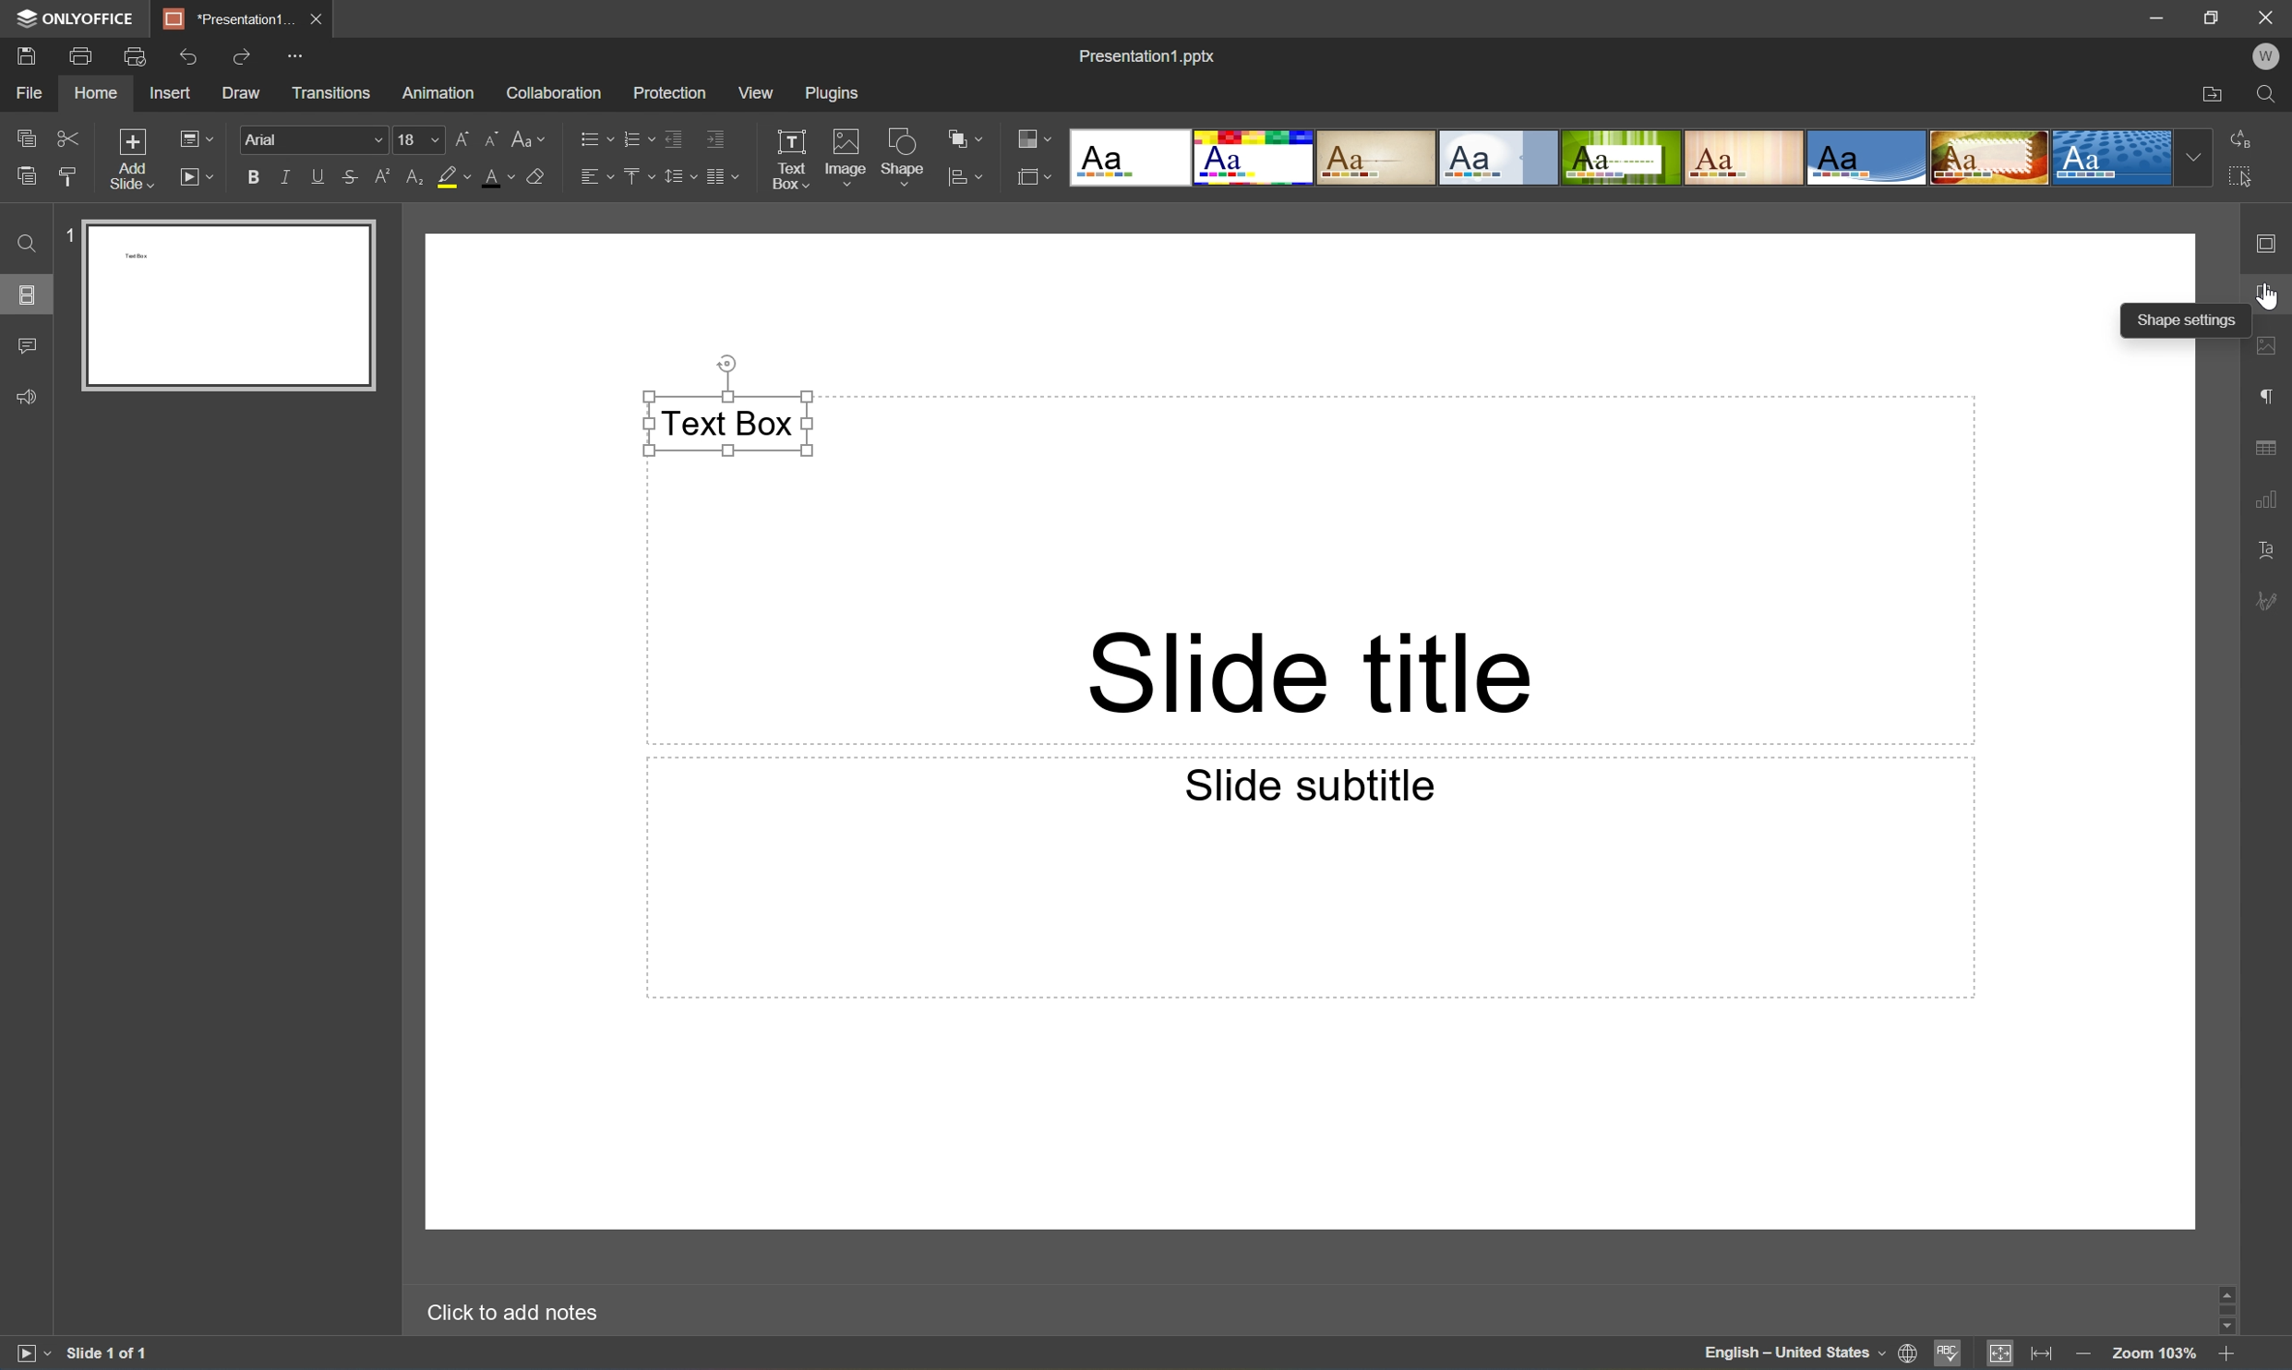  I want to click on 1, so click(70, 232).